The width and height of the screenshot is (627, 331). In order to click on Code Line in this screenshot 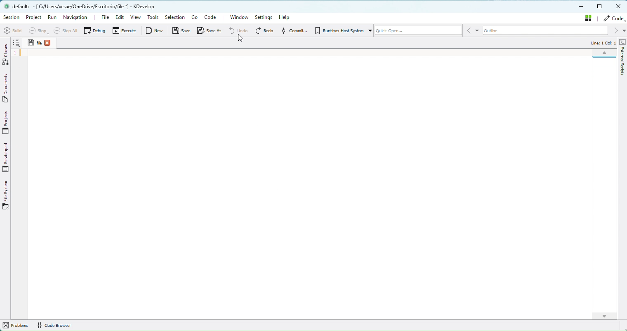, I will do `click(18, 52)`.